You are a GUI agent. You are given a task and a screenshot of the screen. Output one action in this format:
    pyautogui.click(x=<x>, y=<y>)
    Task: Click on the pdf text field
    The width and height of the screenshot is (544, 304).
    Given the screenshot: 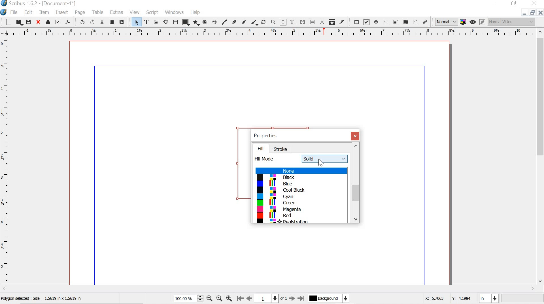 What is the action you would take?
    pyautogui.click(x=387, y=22)
    